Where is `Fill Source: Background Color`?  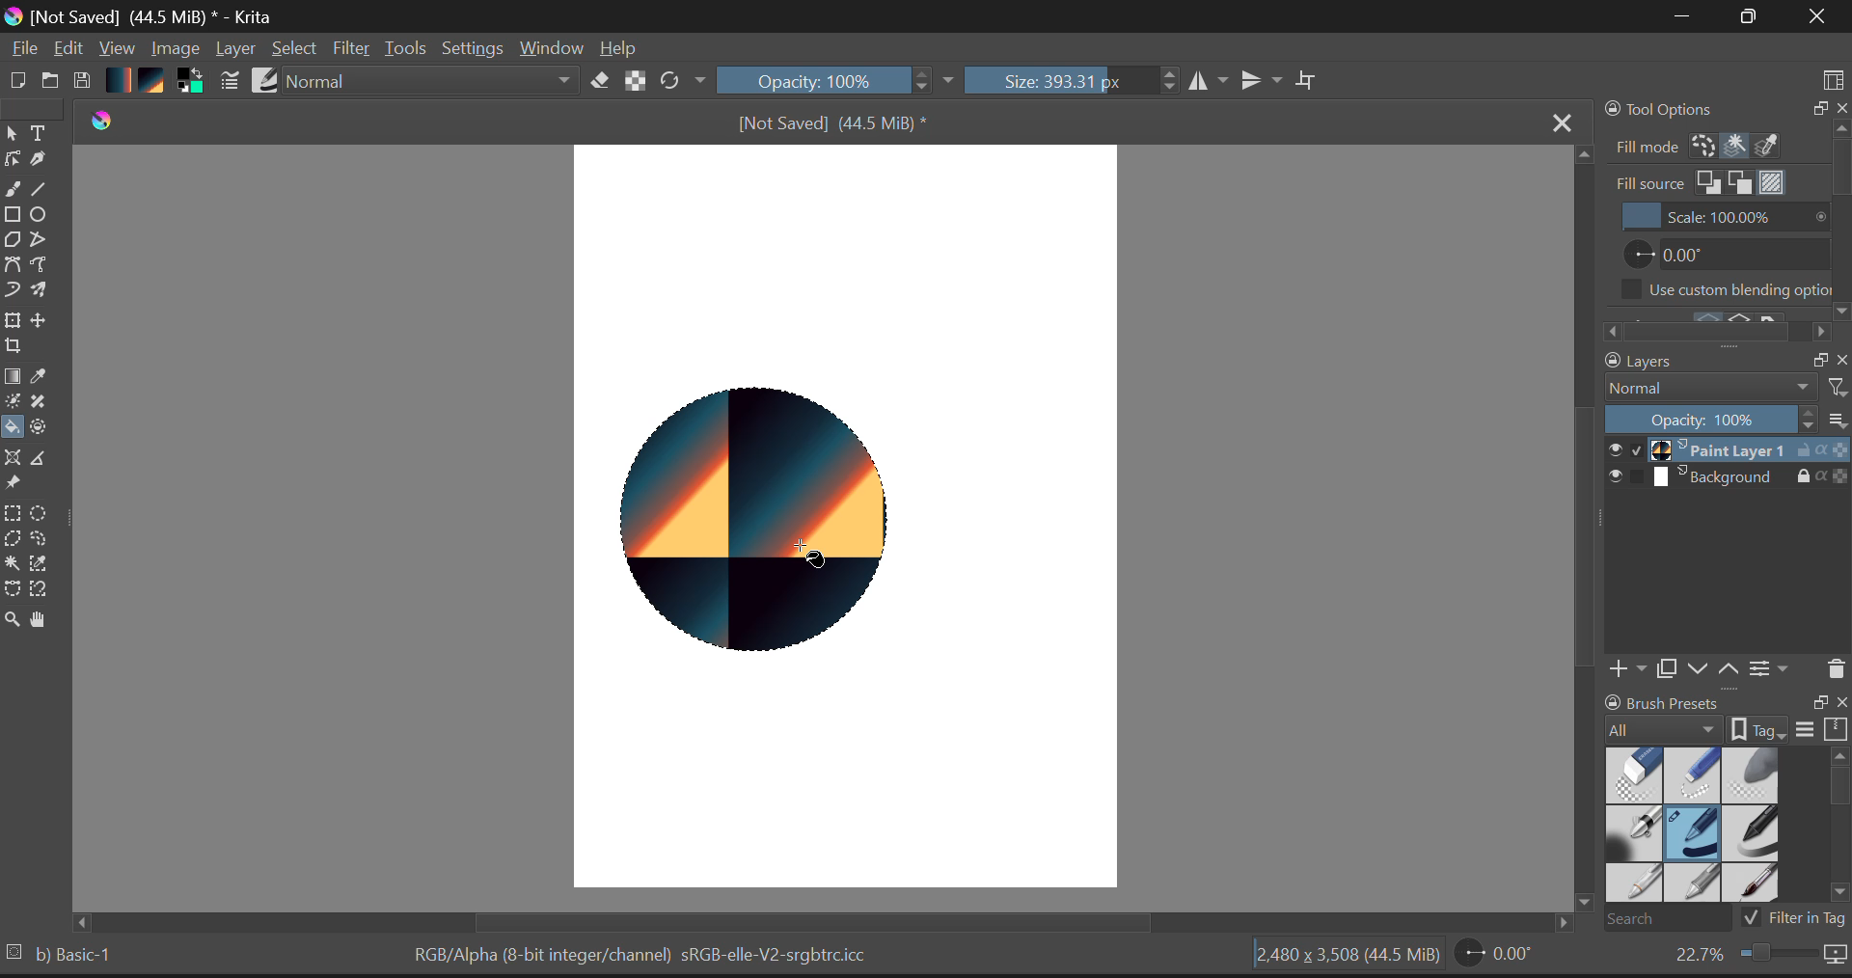
Fill Source: Background Color is located at coordinates (1741, 182).